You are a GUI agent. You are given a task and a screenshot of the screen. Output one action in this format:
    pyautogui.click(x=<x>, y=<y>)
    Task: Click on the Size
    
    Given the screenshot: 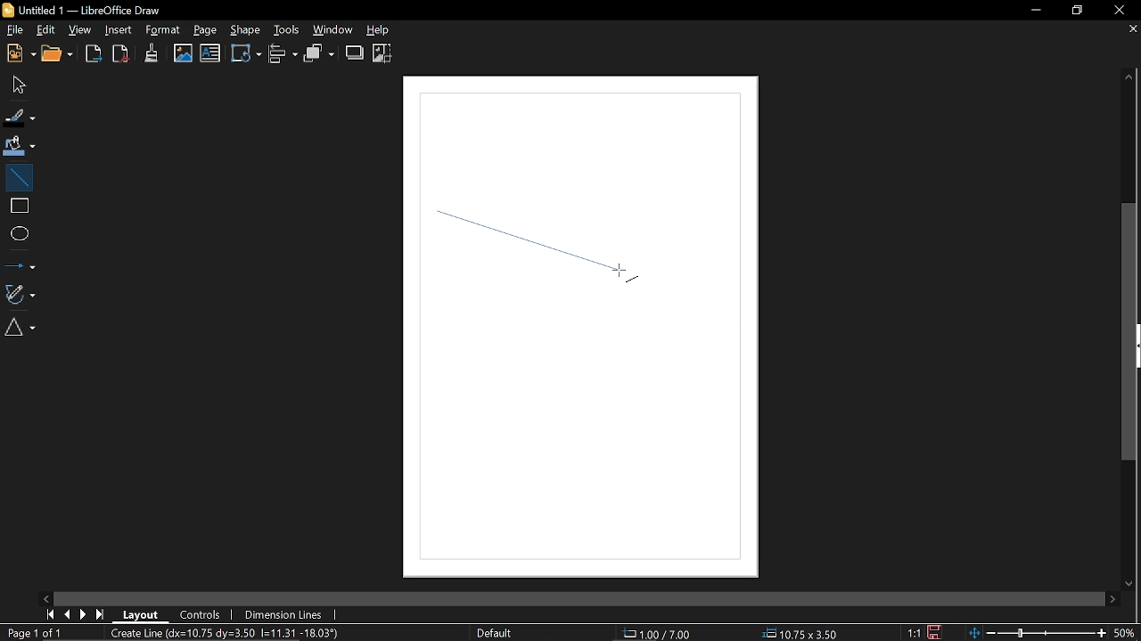 What is the action you would take?
    pyautogui.click(x=805, y=632)
    